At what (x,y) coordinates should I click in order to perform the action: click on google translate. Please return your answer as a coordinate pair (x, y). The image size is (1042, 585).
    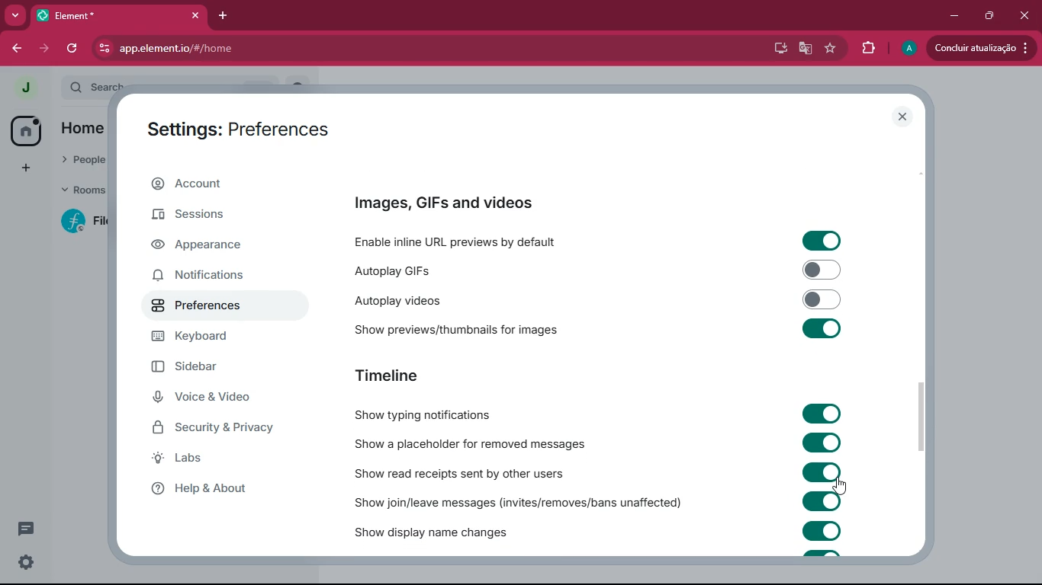
    Looking at the image, I should click on (806, 48).